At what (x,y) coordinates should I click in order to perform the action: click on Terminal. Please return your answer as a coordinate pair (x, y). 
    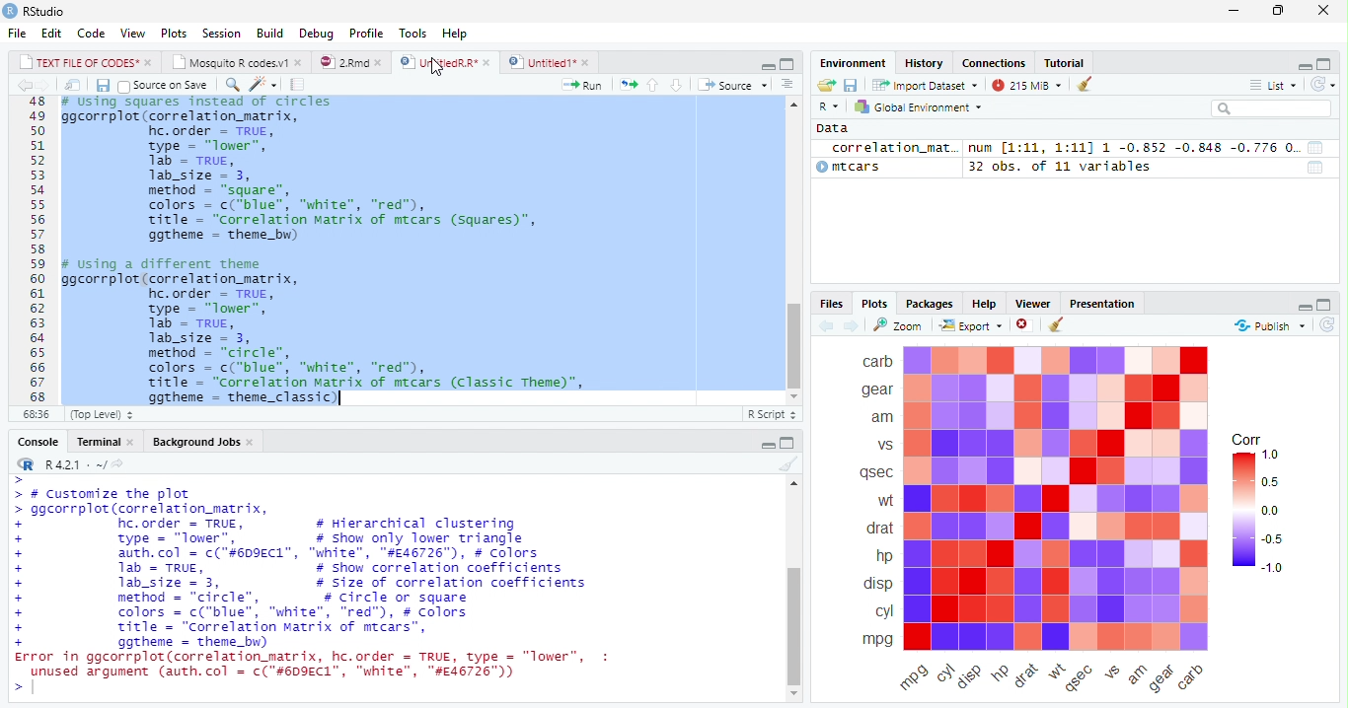
    Looking at the image, I should click on (104, 441).